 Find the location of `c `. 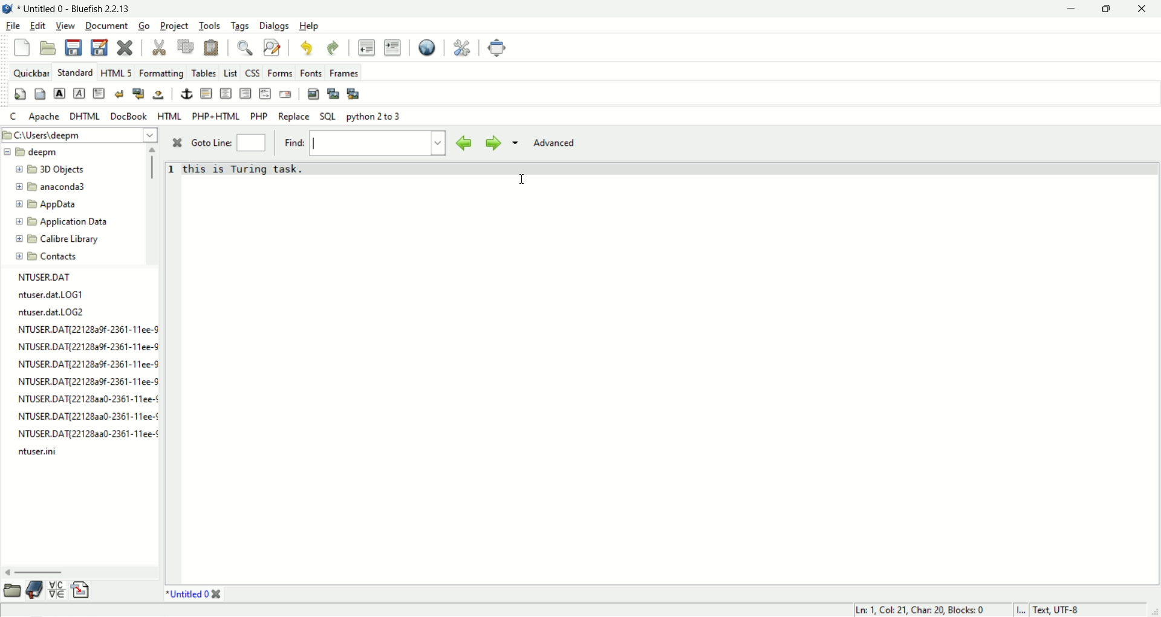

c  is located at coordinates (15, 117).